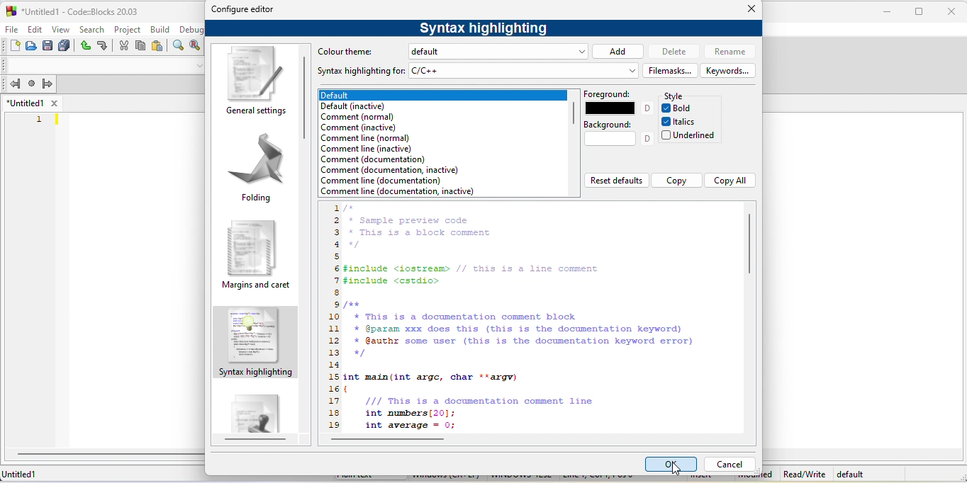 This screenshot has width=967, height=483. Describe the element at coordinates (358, 127) in the screenshot. I see `comment inactive` at that location.